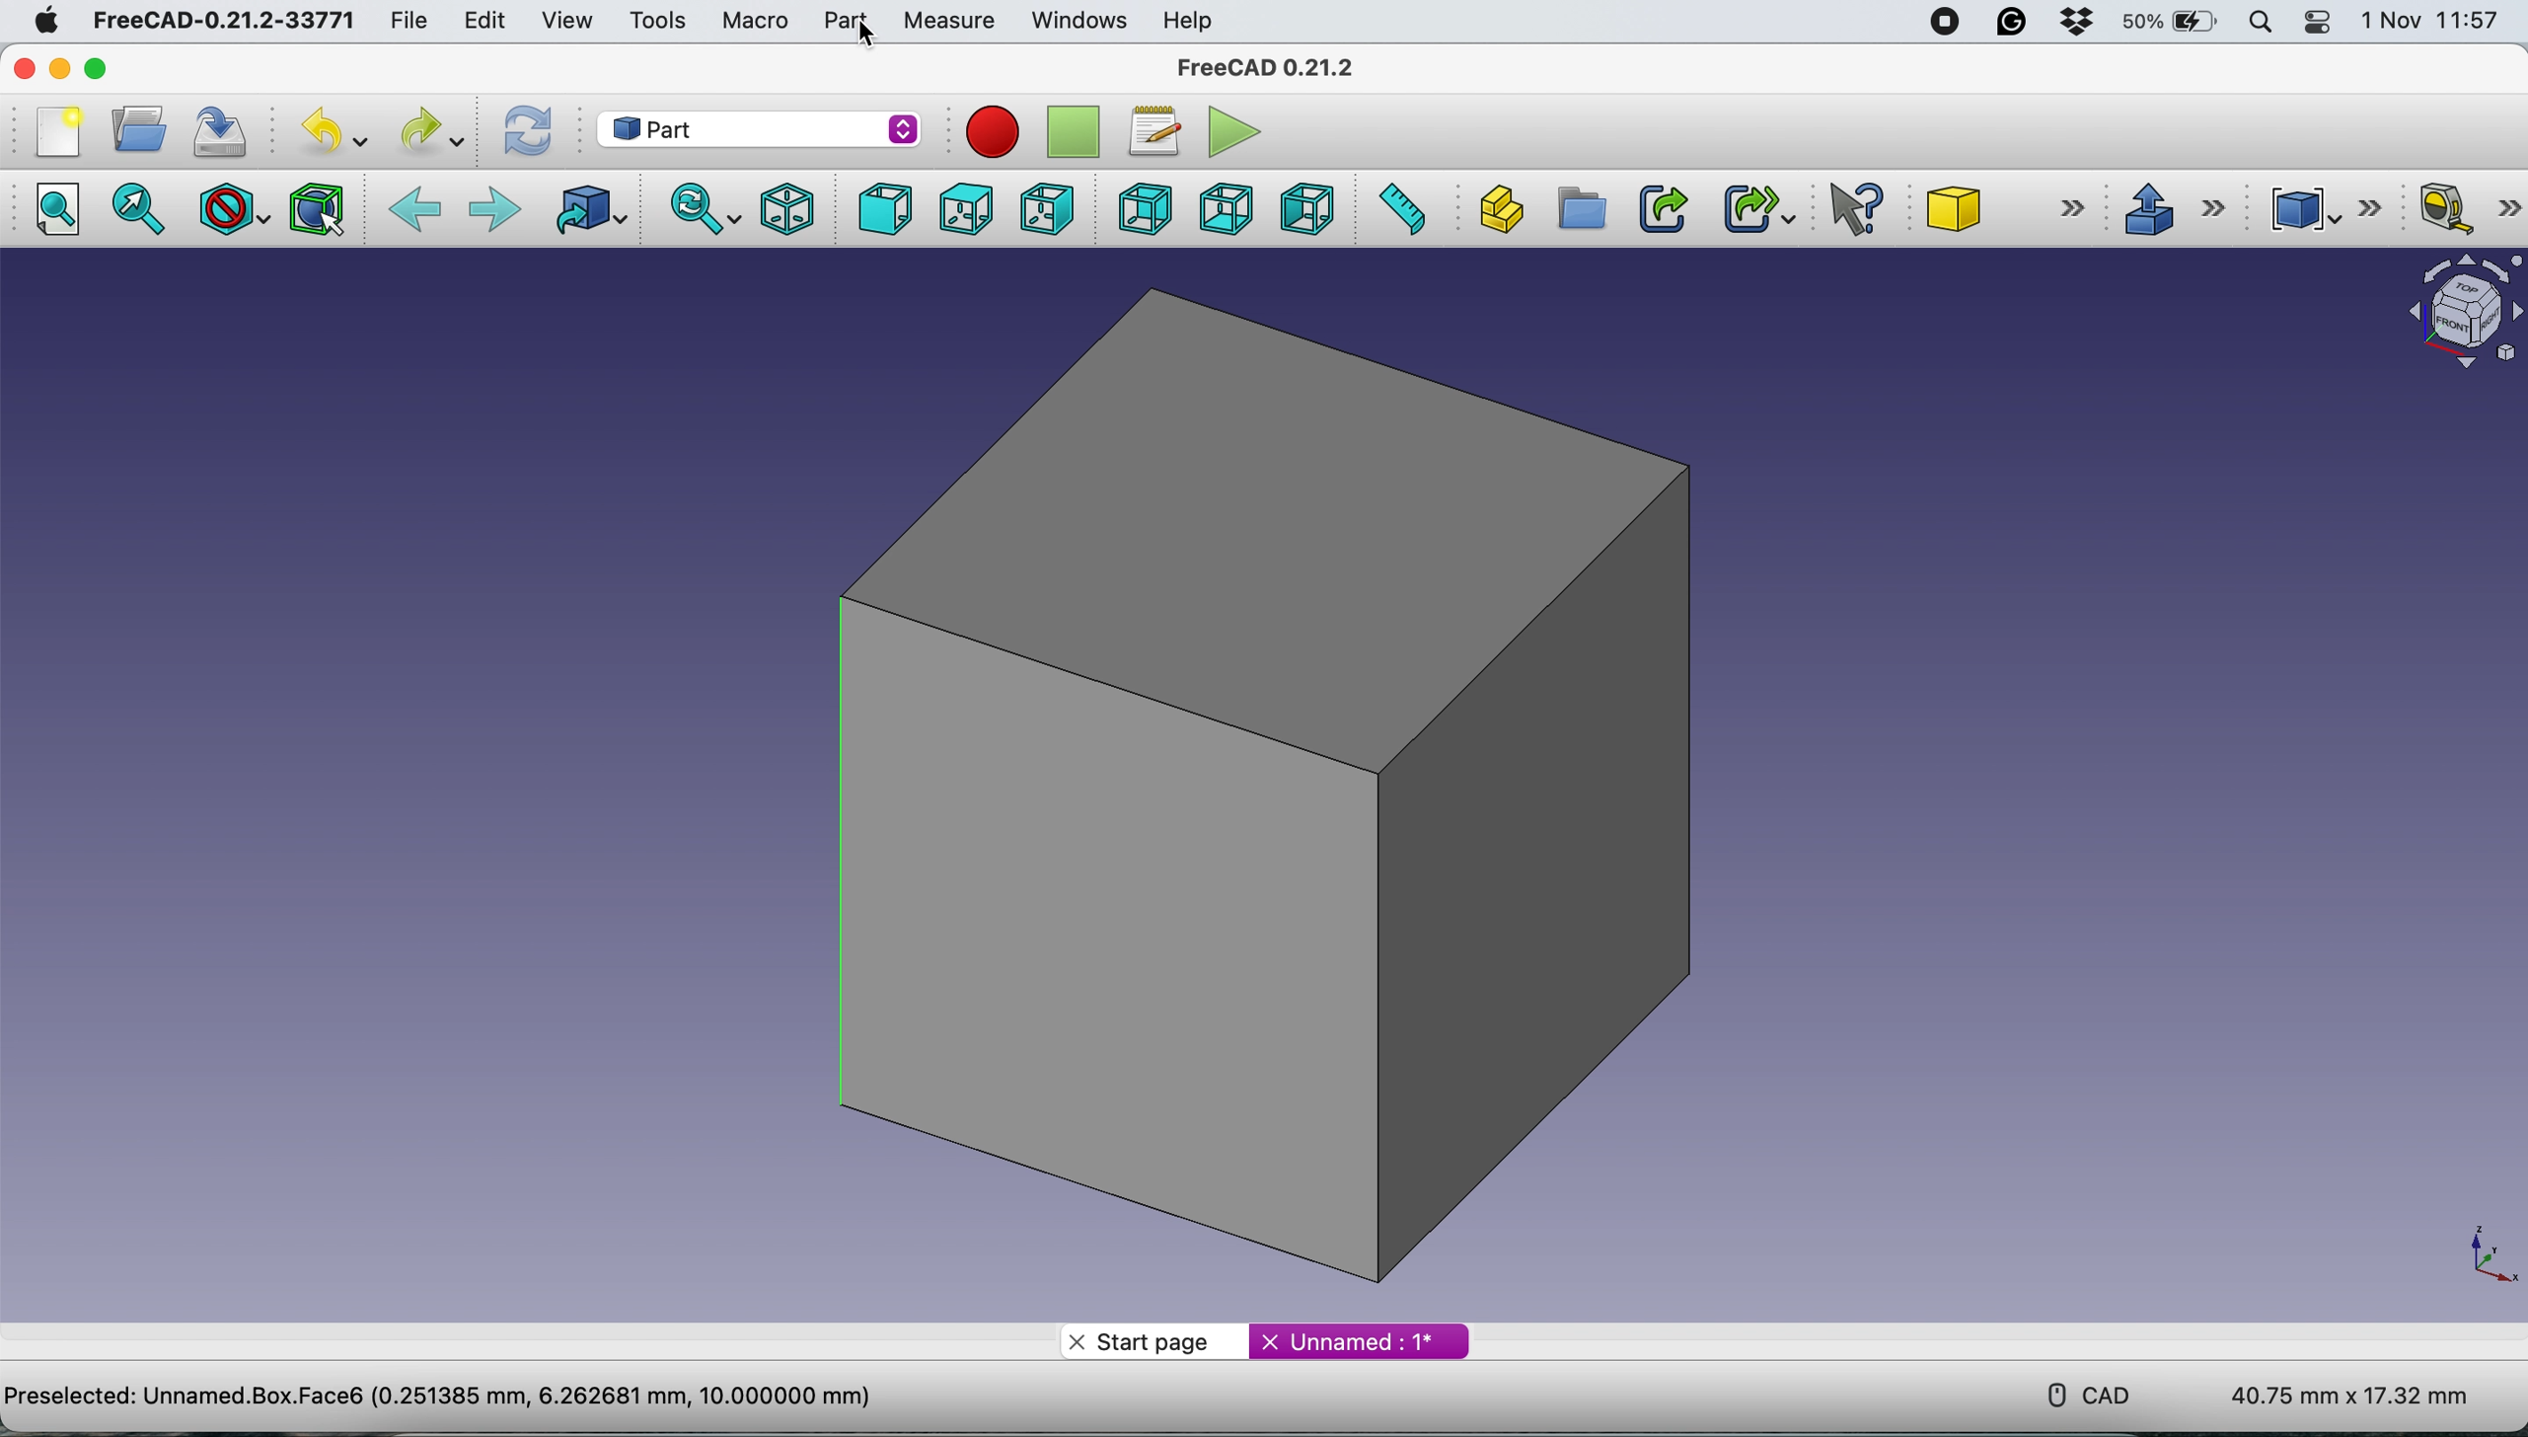 Image resolution: width=2528 pixels, height=1437 pixels. Describe the element at coordinates (1268, 782) in the screenshot. I see `box` at that location.